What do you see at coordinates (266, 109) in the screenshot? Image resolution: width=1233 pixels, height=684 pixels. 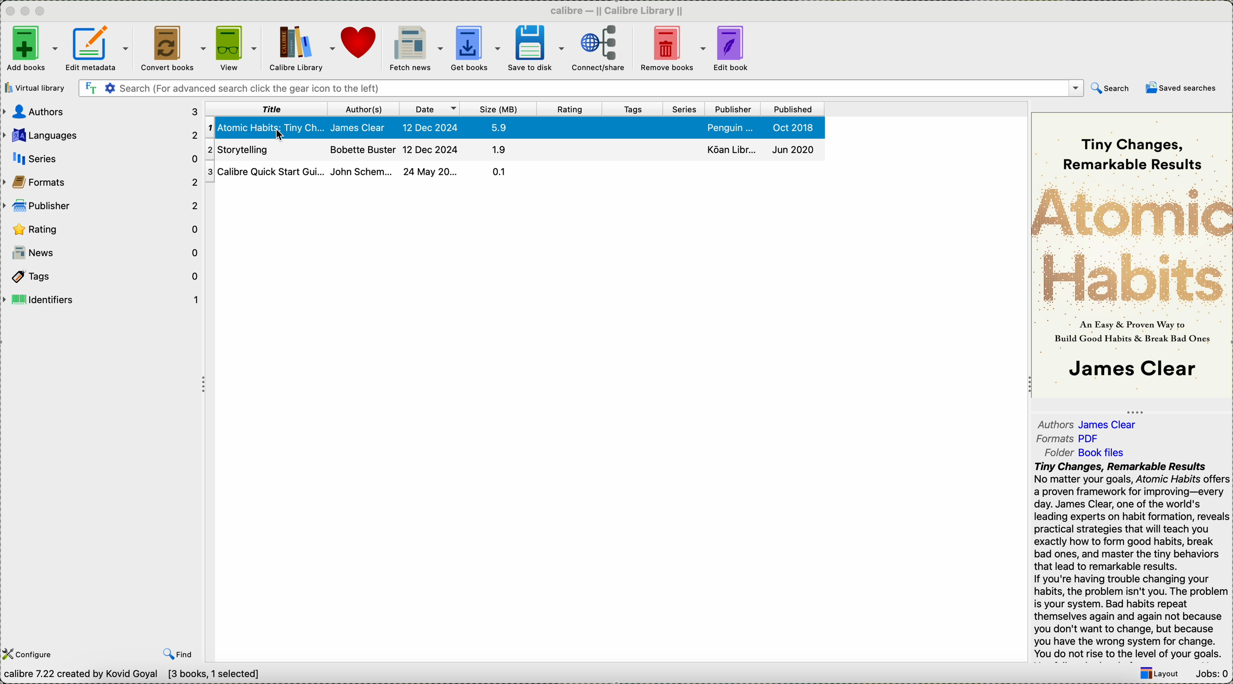 I see `title` at bounding box center [266, 109].